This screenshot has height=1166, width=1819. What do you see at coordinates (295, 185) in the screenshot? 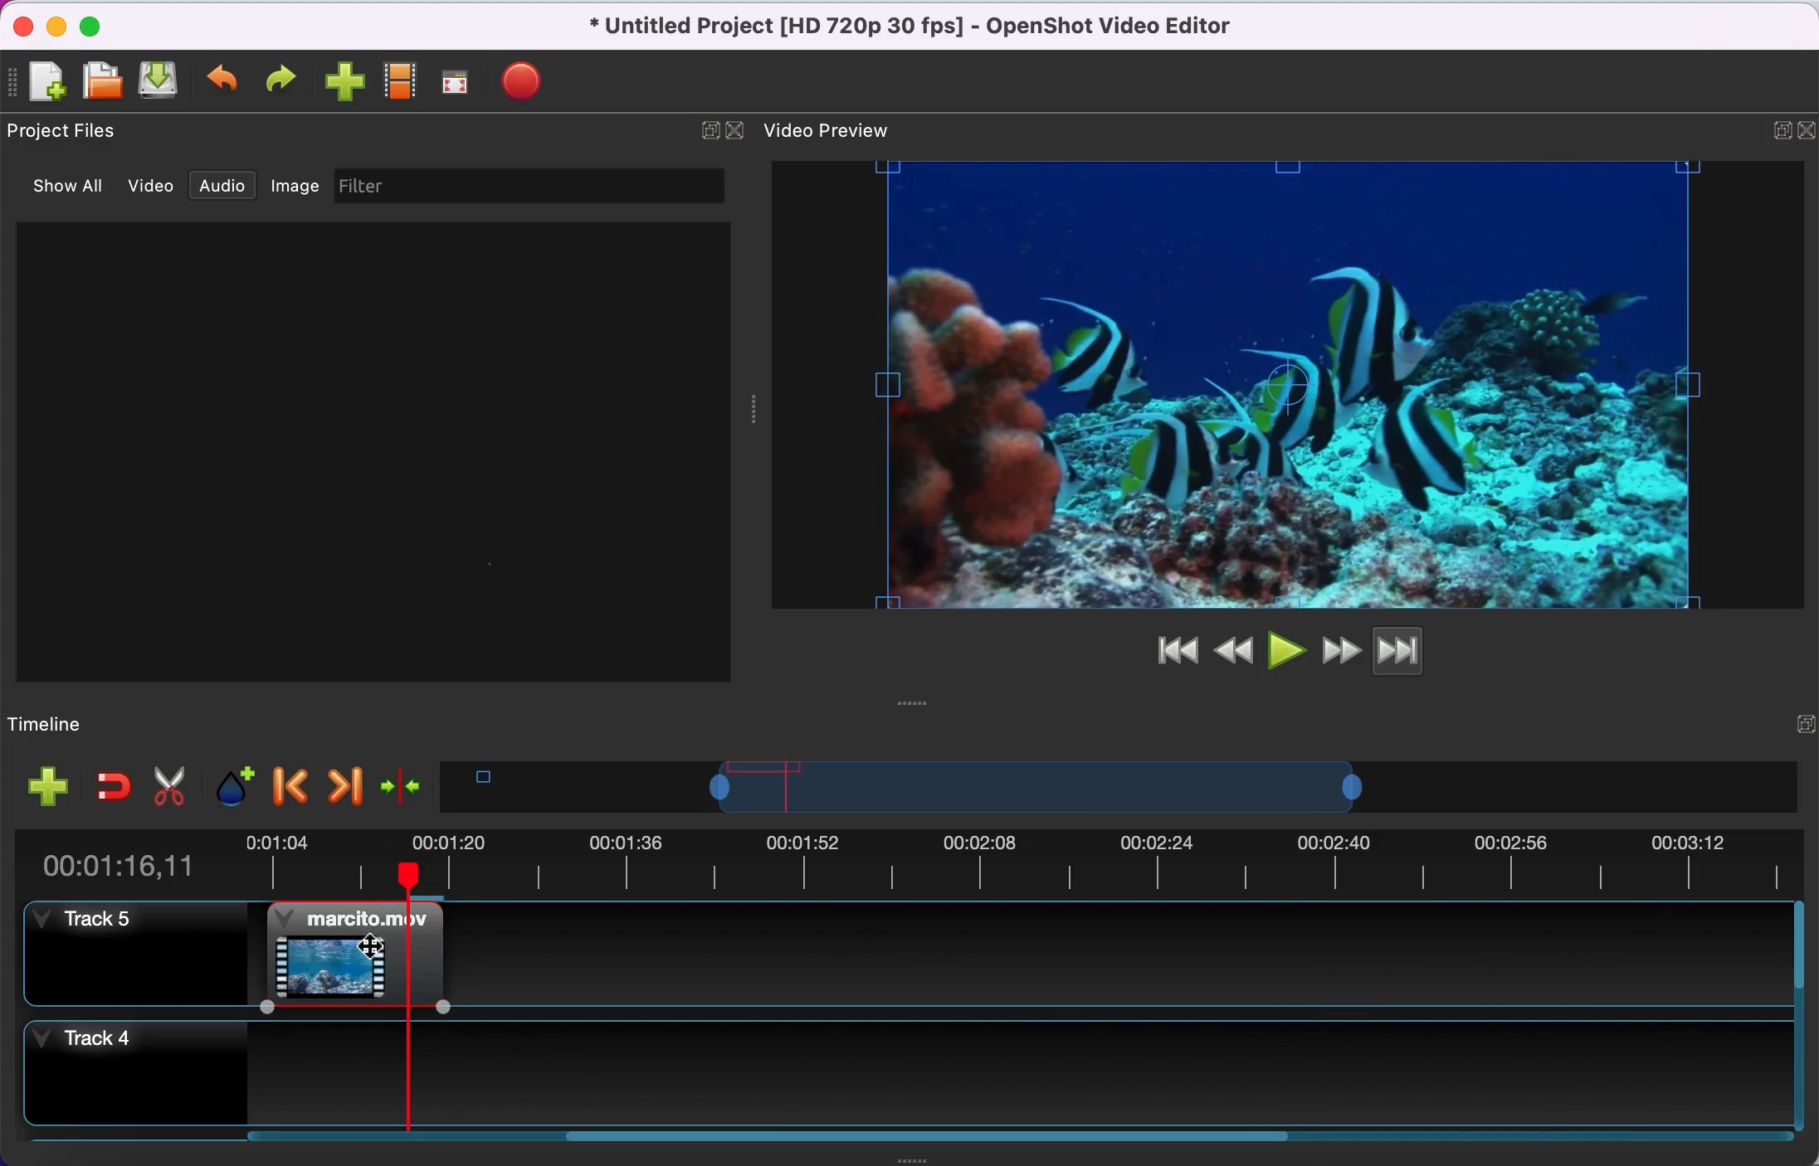
I see `image` at bounding box center [295, 185].